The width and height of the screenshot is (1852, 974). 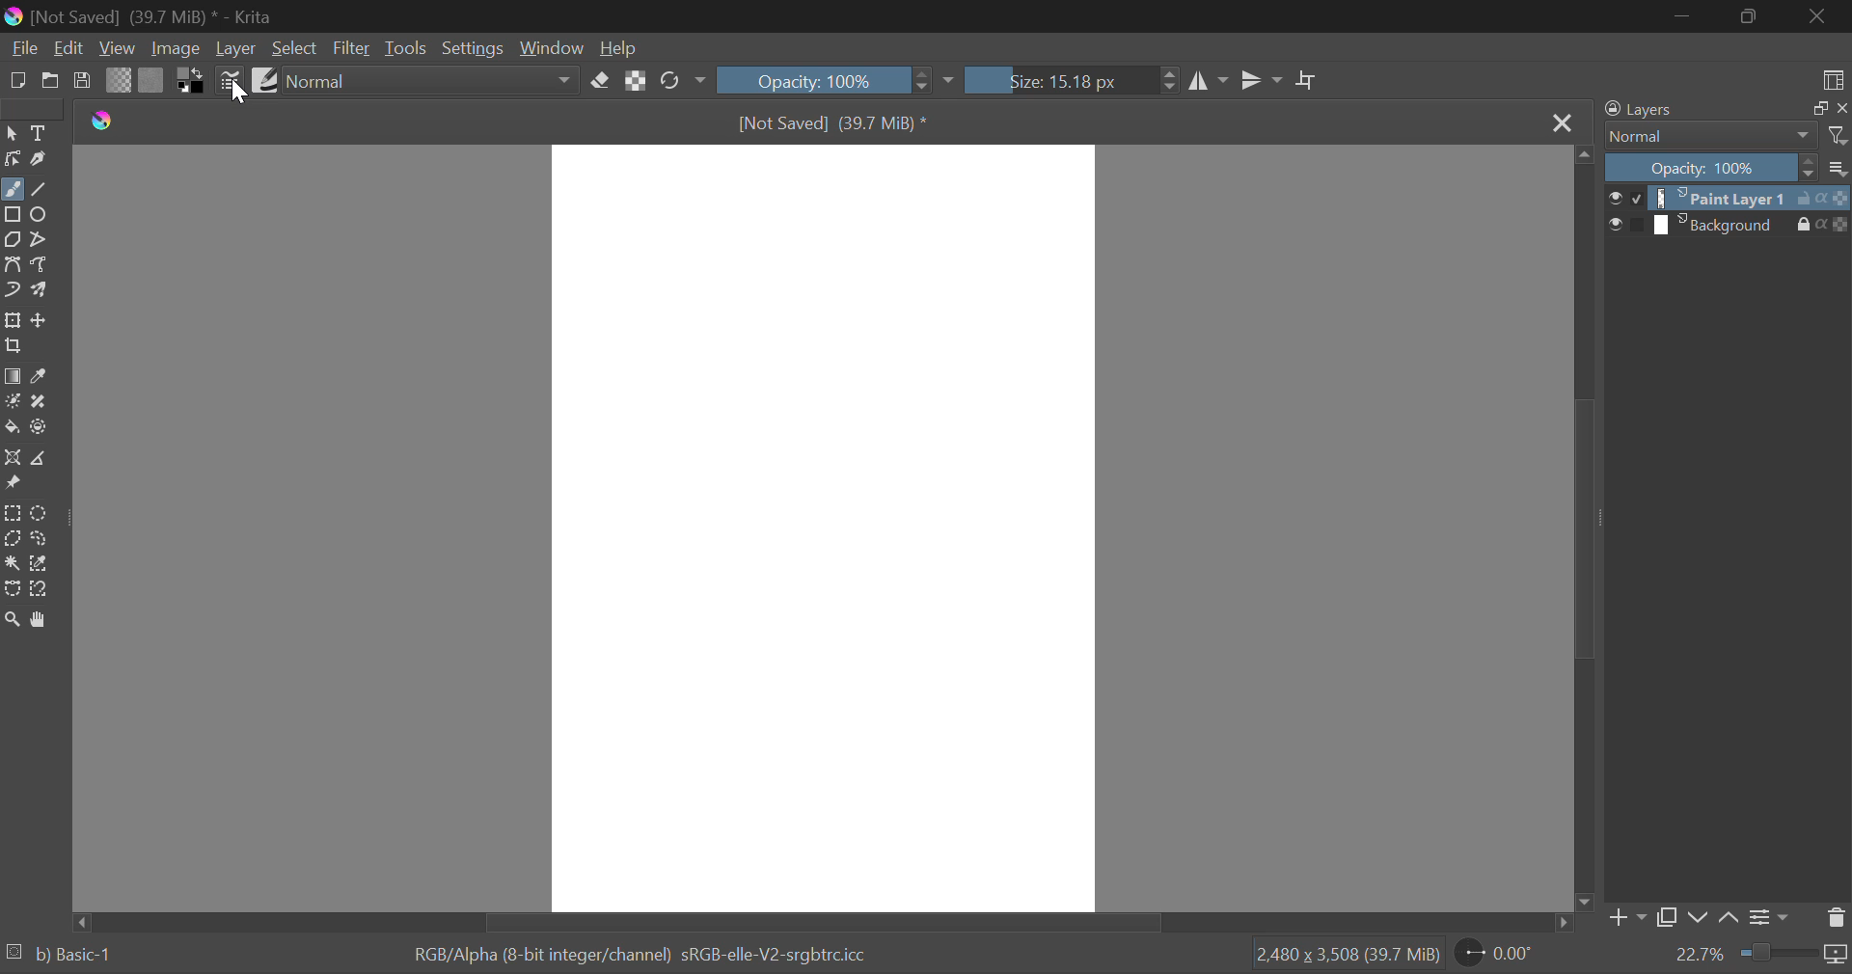 What do you see at coordinates (40, 566) in the screenshot?
I see `Similar Color Selector` at bounding box center [40, 566].